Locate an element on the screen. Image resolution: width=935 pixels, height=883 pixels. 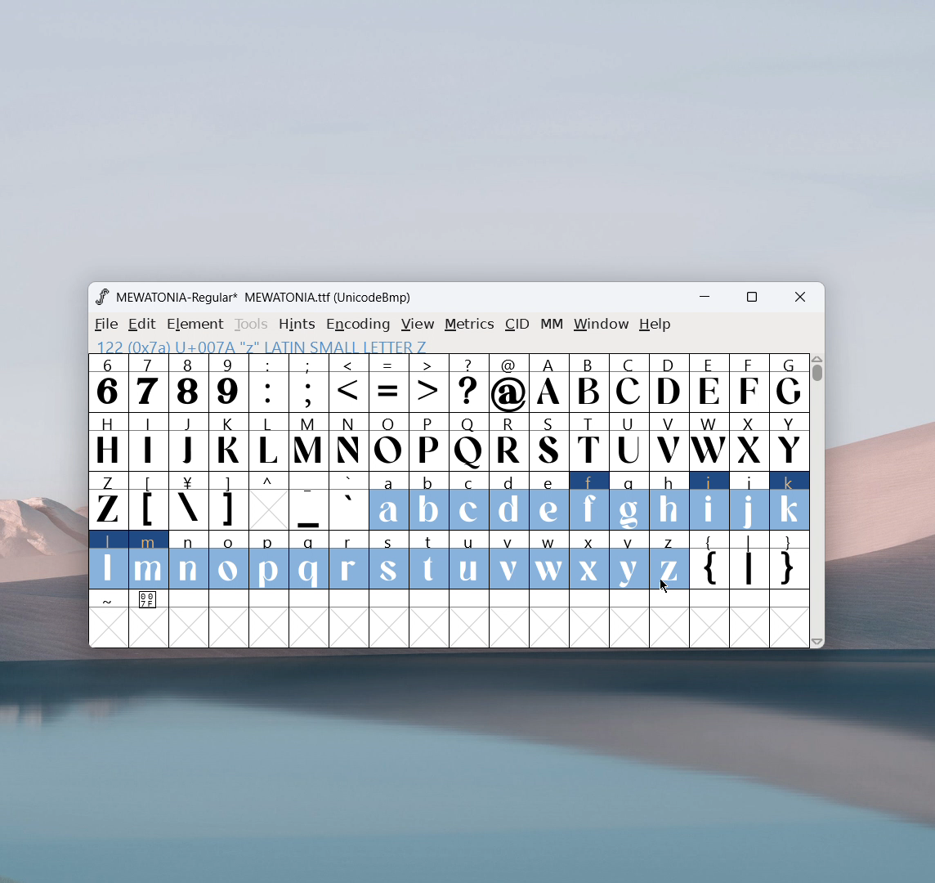
V is located at coordinates (668, 441).